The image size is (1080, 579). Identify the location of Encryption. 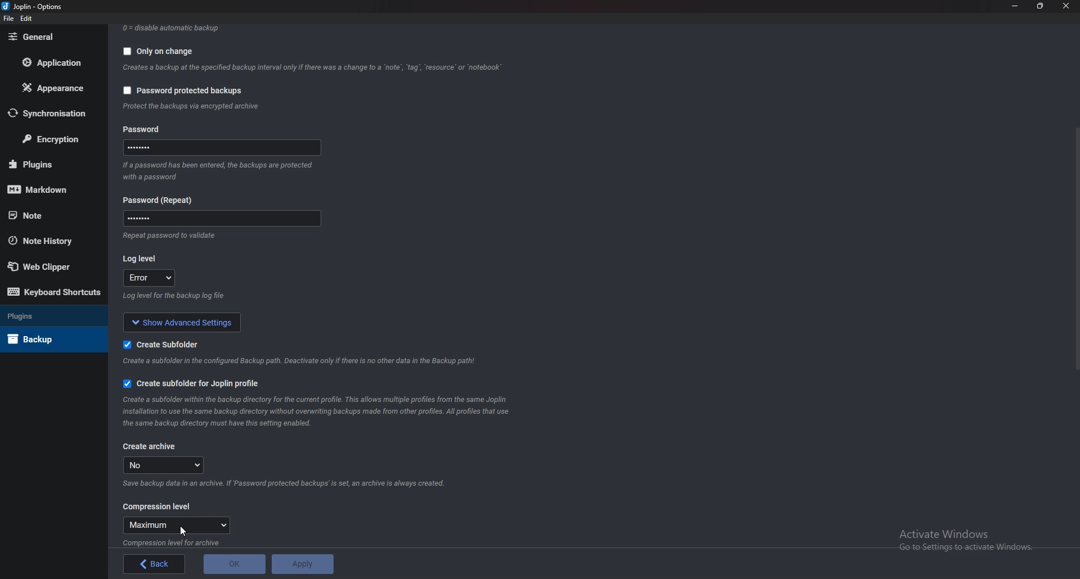
(52, 138).